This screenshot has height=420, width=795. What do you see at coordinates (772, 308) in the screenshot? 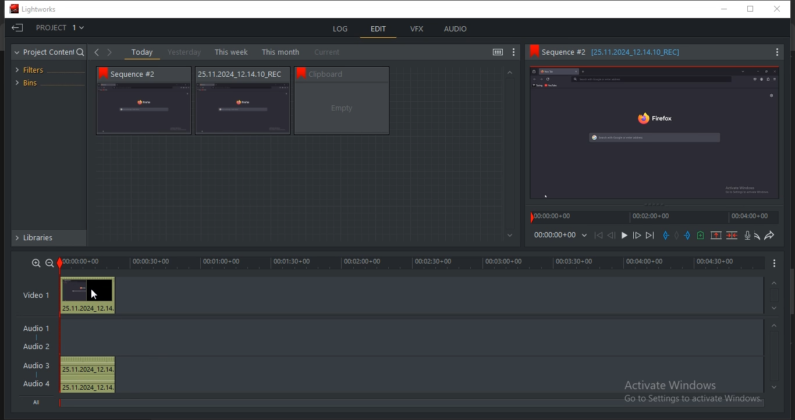
I see `timeline navigation up arrow` at bounding box center [772, 308].